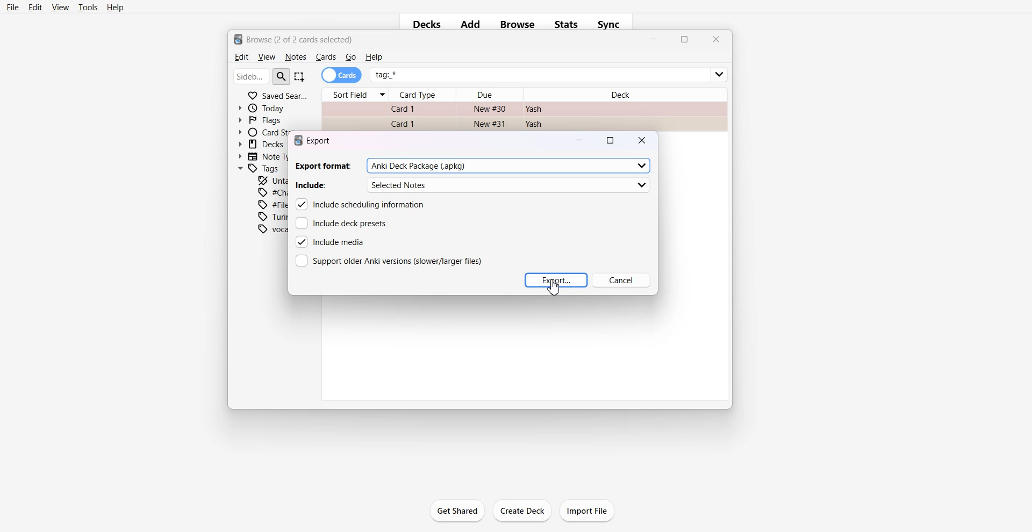  What do you see at coordinates (60, 7) in the screenshot?
I see `View` at bounding box center [60, 7].